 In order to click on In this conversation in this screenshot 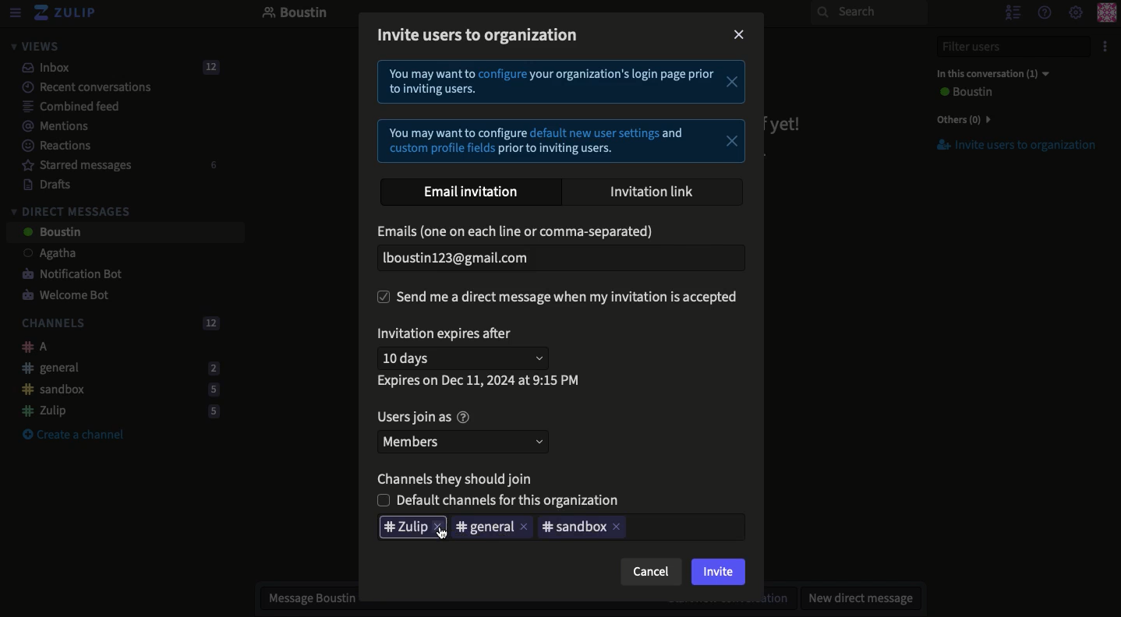, I will do `click(989, 73)`.